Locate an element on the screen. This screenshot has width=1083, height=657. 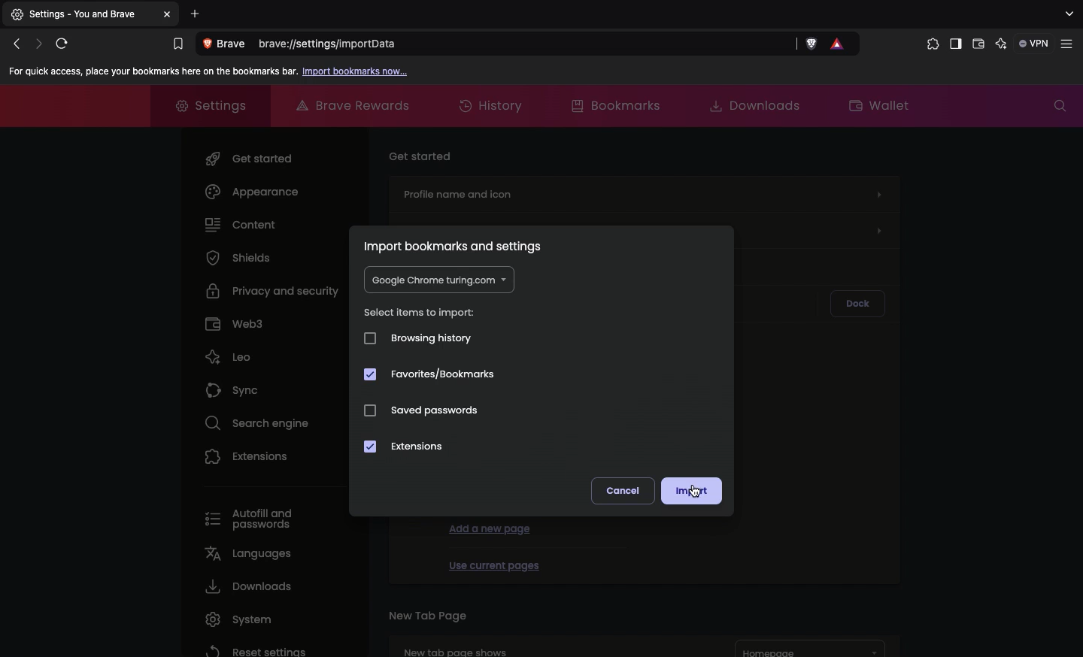
search tabs is located at coordinates (1068, 14).